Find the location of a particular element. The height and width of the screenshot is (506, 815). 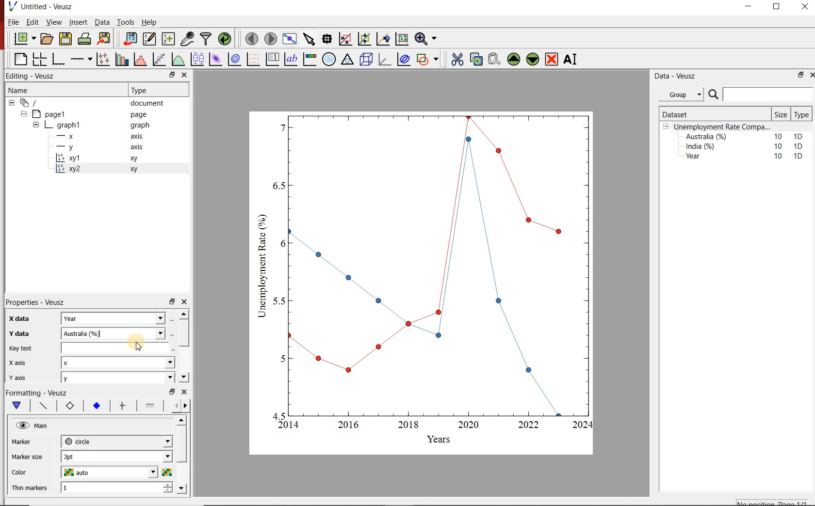

1 is located at coordinates (109, 488).